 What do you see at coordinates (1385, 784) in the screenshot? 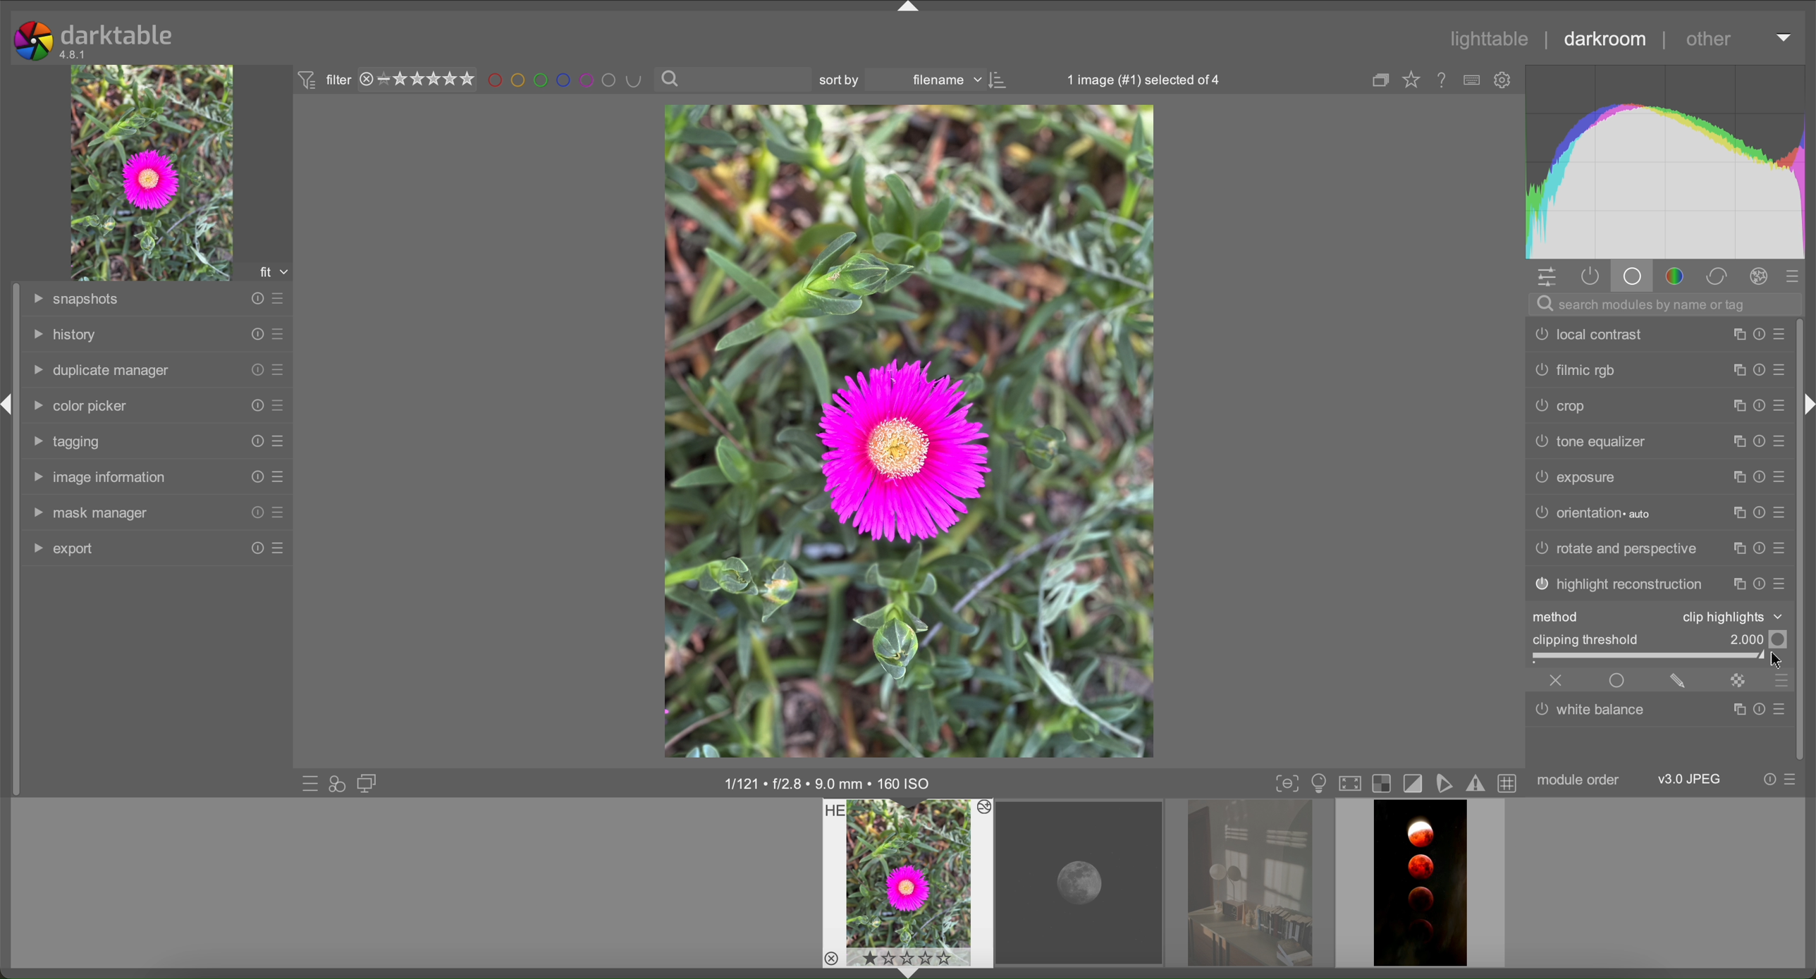
I see `overexposure` at bounding box center [1385, 784].